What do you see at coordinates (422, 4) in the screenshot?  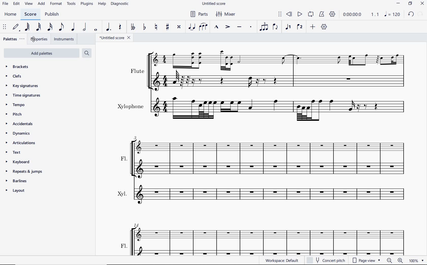 I see `CLOSE` at bounding box center [422, 4].